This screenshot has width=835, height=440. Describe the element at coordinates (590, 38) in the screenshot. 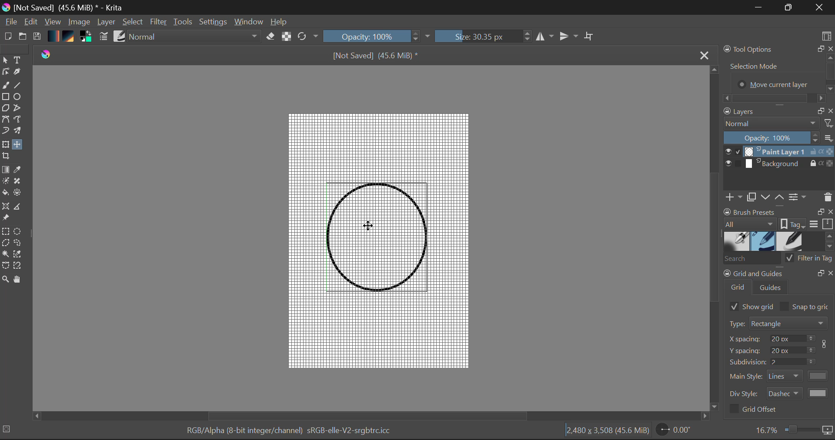

I see `Crop` at that location.